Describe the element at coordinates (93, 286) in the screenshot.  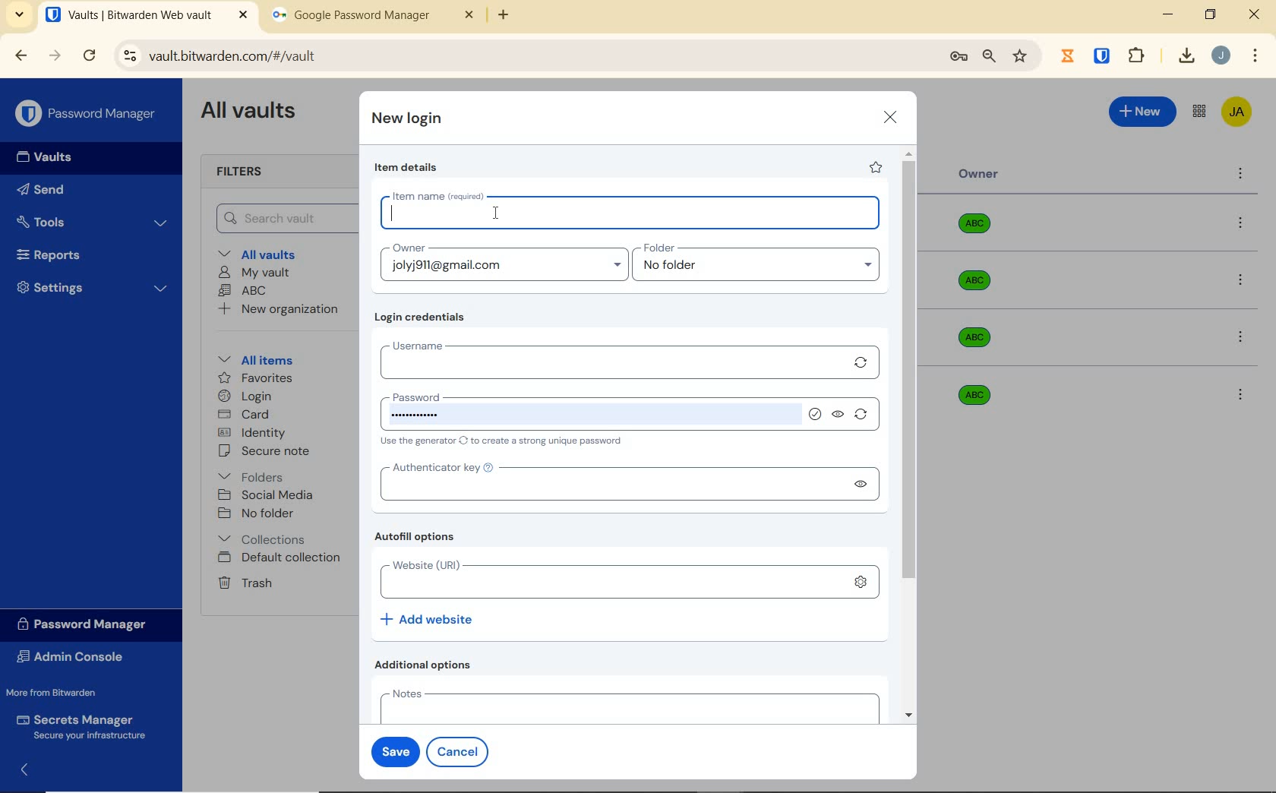
I see `Settings` at that location.